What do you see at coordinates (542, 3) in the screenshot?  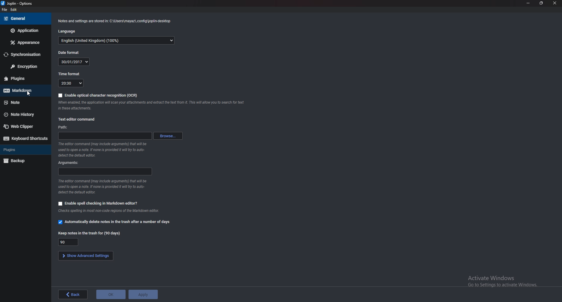 I see `Resize` at bounding box center [542, 3].